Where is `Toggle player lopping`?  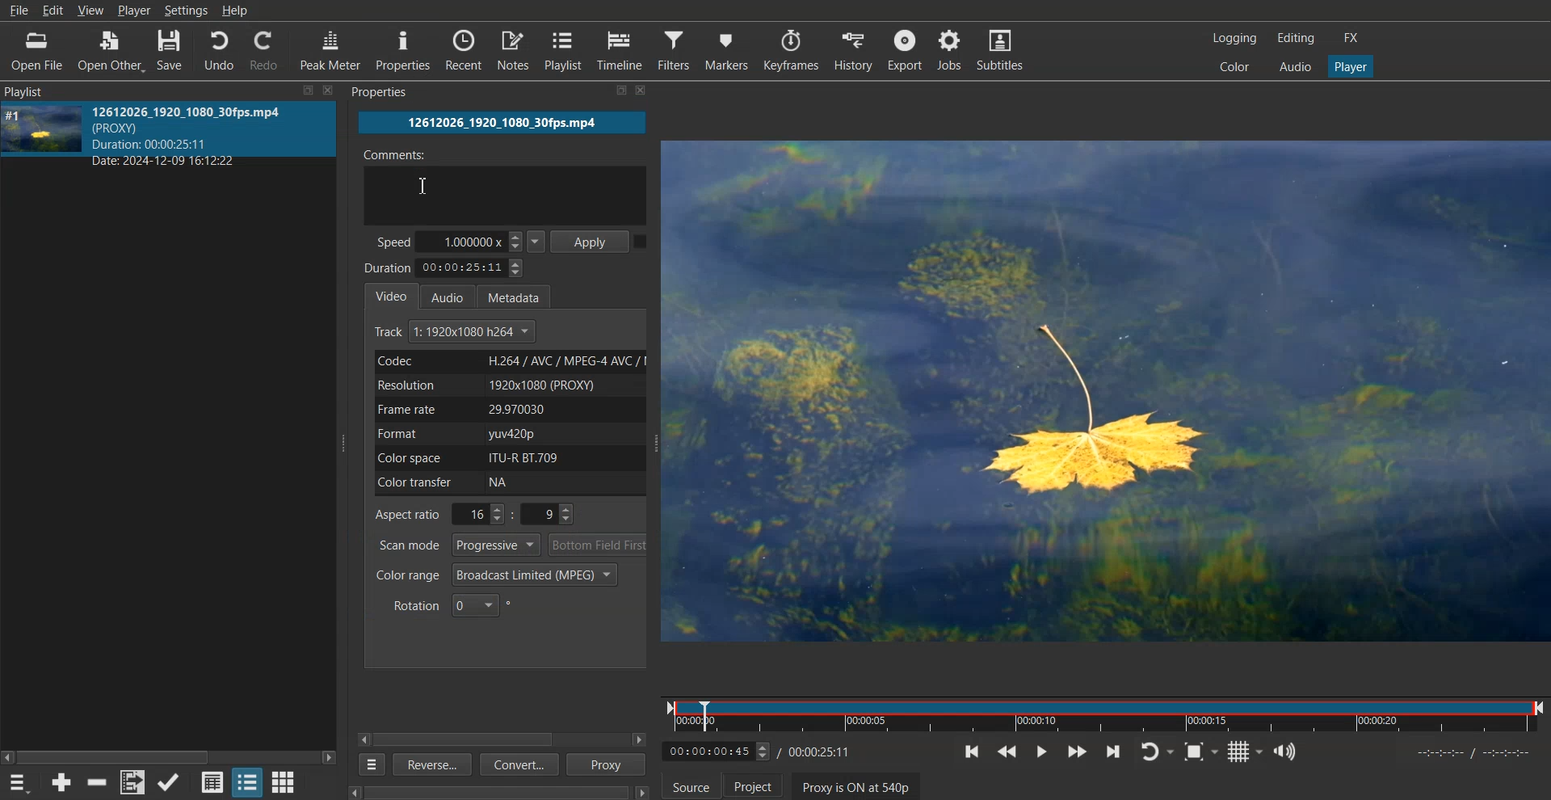 Toggle player lopping is located at coordinates (1157, 752).